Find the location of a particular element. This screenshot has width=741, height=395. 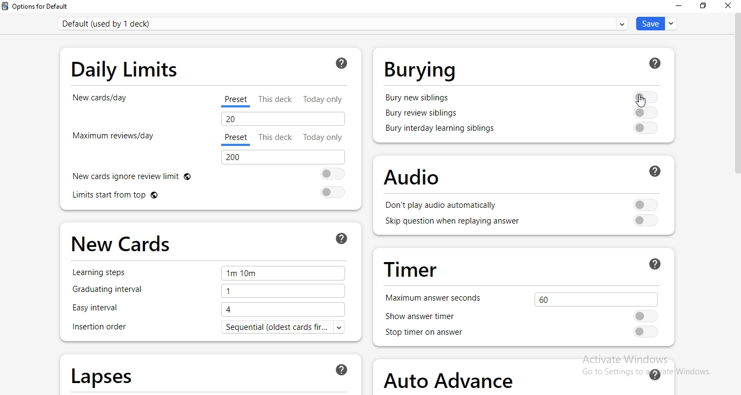

Toggle is located at coordinates (646, 316).